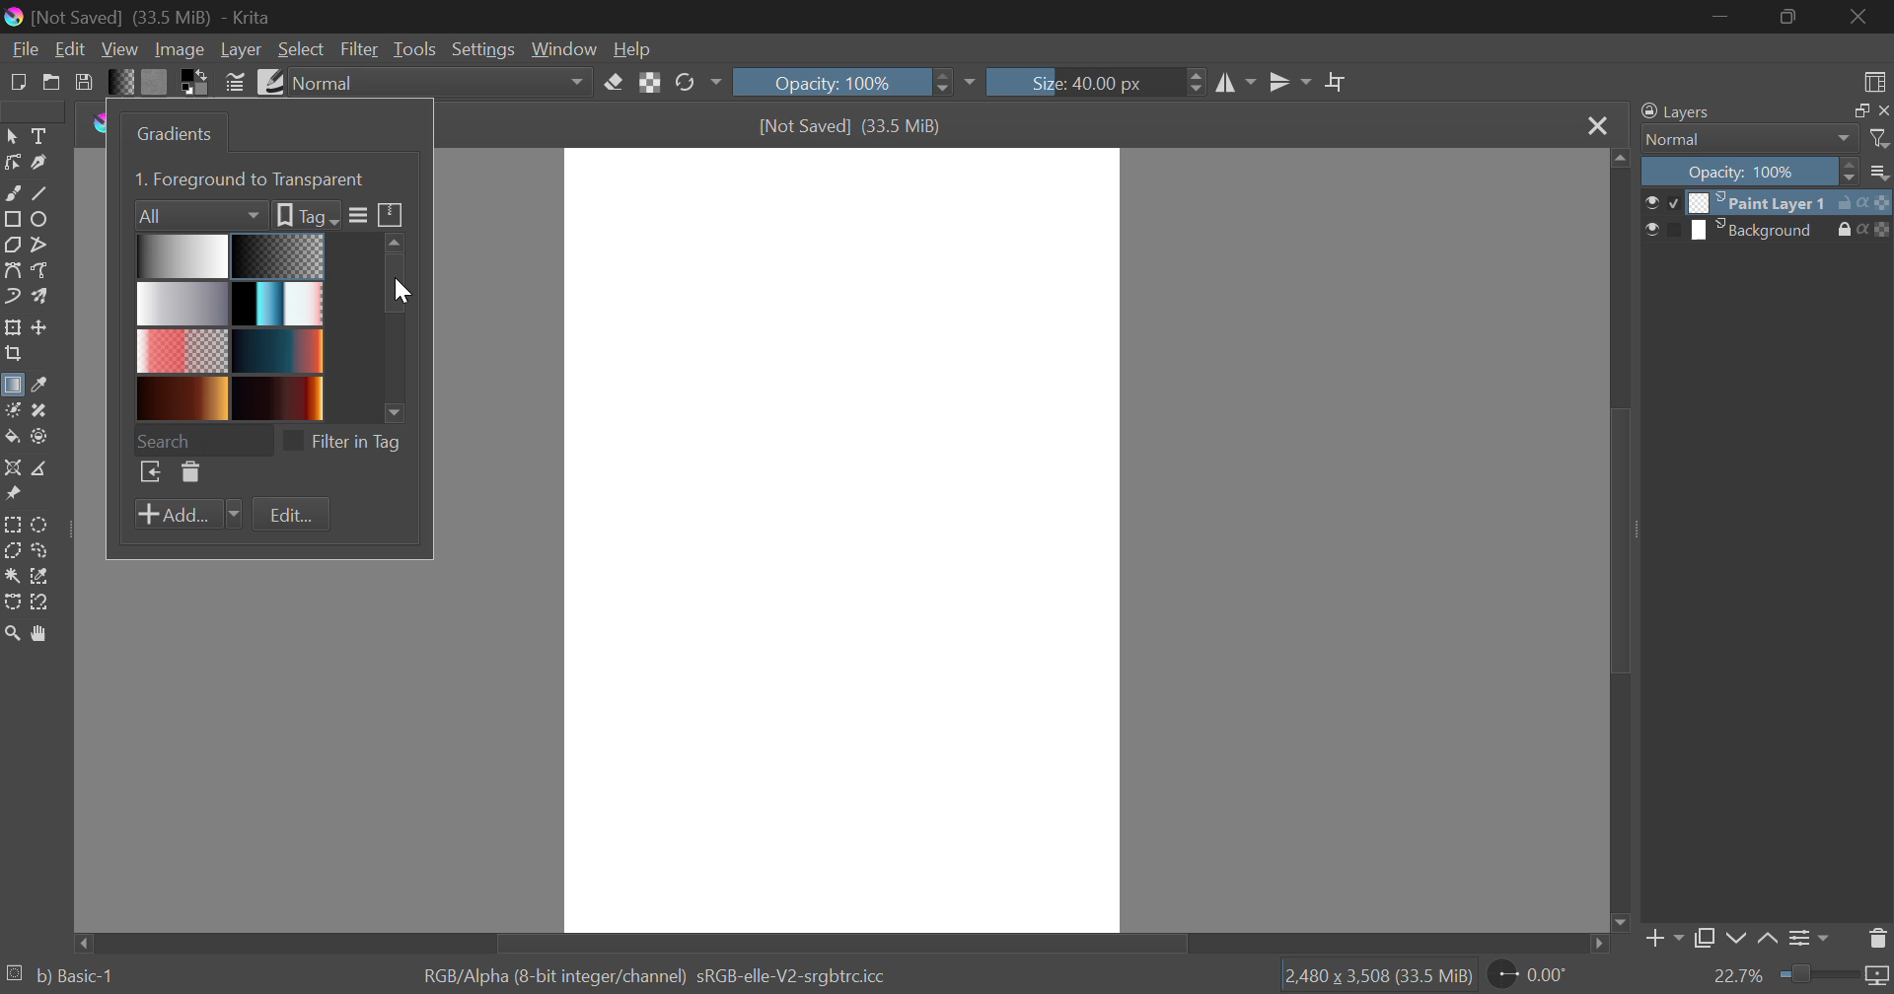  I want to click on Fill, so click(12, 437).